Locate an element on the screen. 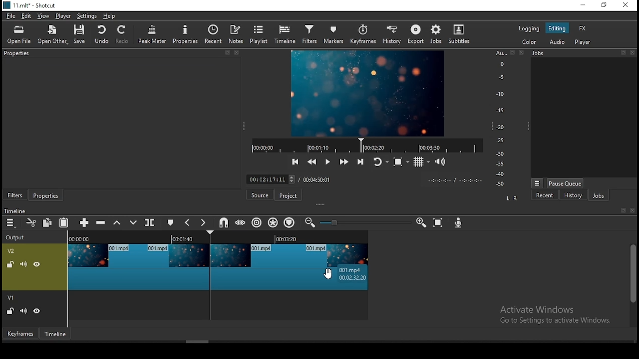 This screenshot has width=639, height=359. zoom timeline out is located at coordinates (310, 222).